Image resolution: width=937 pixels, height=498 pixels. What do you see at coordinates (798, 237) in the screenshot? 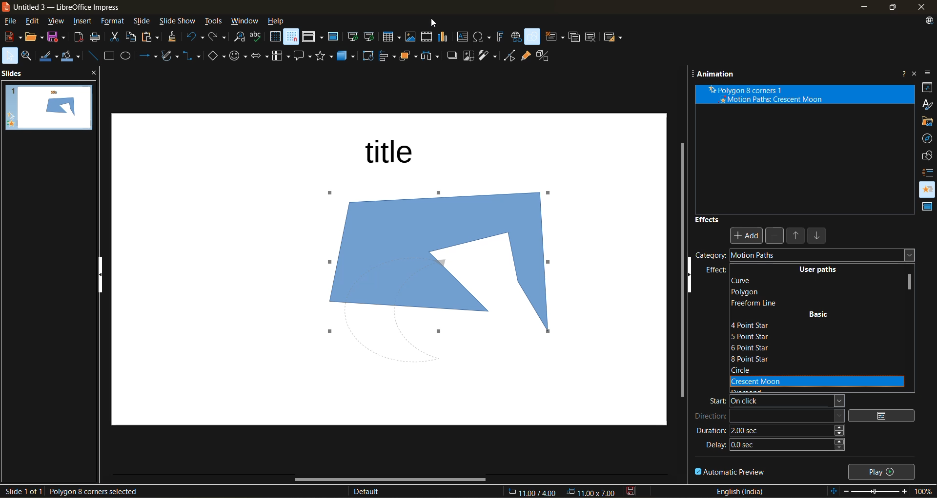
I see `move up` at bounding box center [798, 237].